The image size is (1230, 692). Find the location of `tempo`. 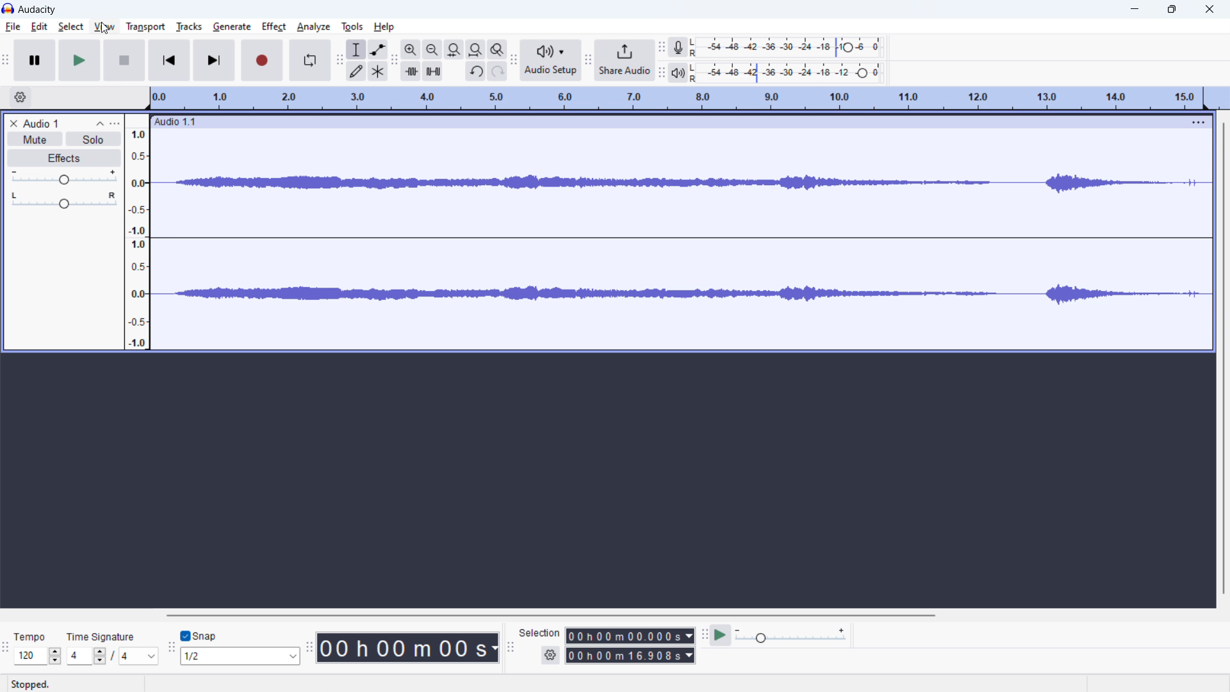

tempo is located at coordinates (33, 635).